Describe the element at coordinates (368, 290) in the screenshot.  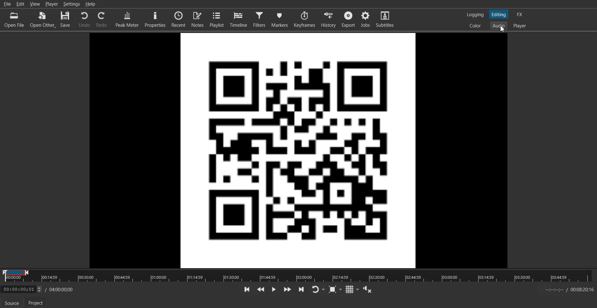
I see `Show the volume control` at that location.